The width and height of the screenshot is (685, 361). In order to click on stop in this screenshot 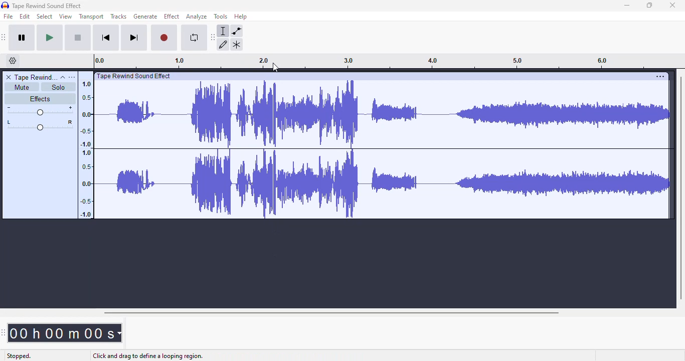, I will do `click(78, 37)`.